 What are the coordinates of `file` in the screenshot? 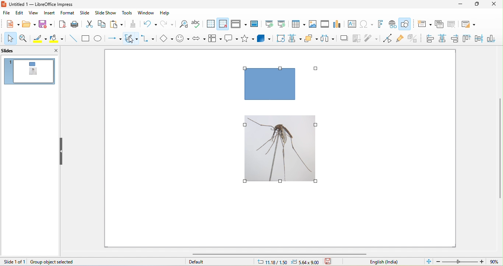 It's located at (7, 13).